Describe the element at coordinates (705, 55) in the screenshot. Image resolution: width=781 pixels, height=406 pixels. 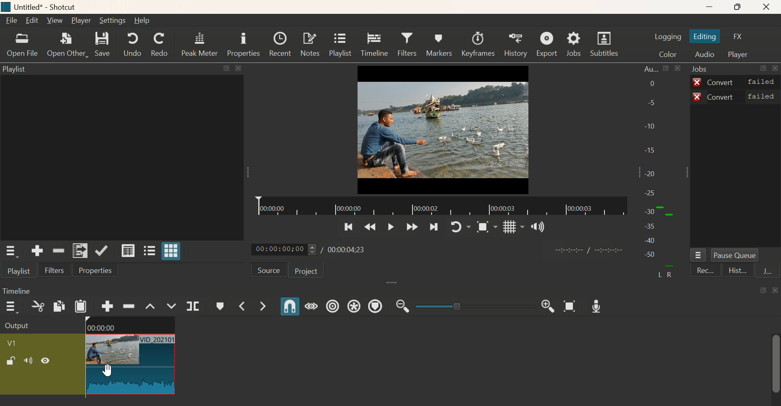
I see `Audio` at that location.